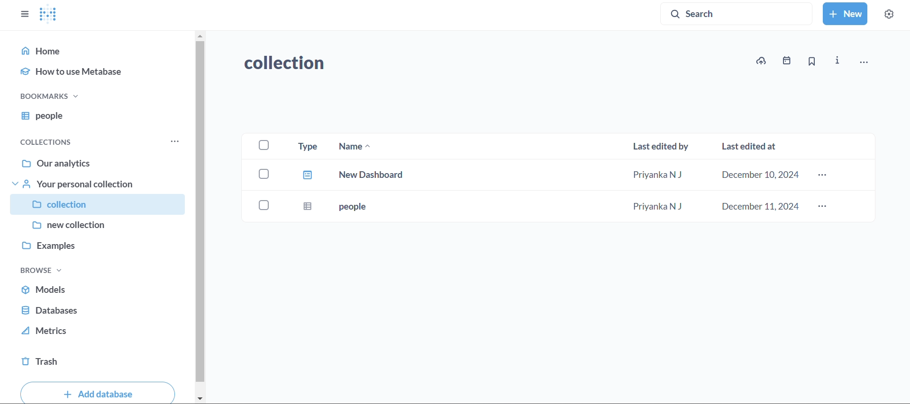 The image size is (910, 404). Describe the element at coordinates (89, 116) in the screenshot. I see `people` at that location.